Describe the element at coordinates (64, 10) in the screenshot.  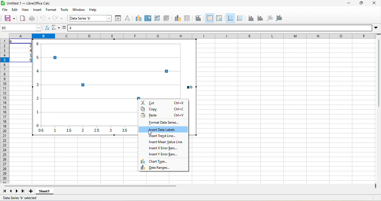
I see `tools` at that location.